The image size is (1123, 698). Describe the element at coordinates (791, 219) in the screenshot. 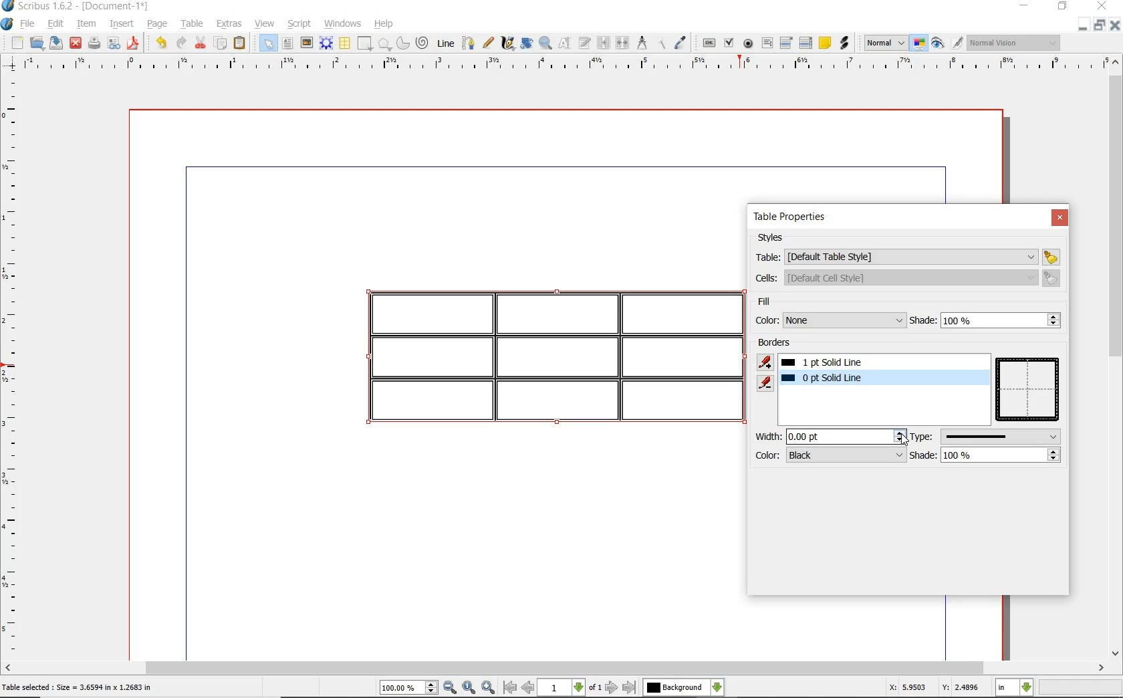

I see `table properties` at that location.